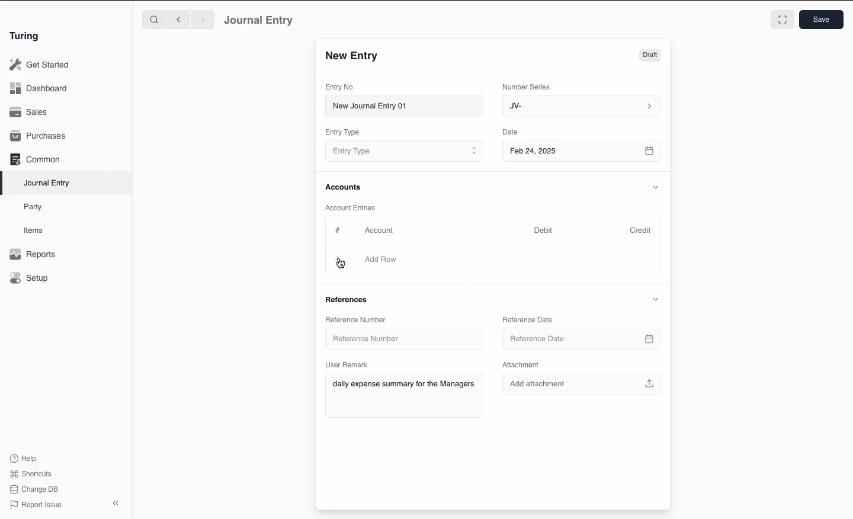 The height and width of the screenshot is (519, 853). Describe the element at coordinates (822, 20) in the screenshot. I see `Save` at that location.